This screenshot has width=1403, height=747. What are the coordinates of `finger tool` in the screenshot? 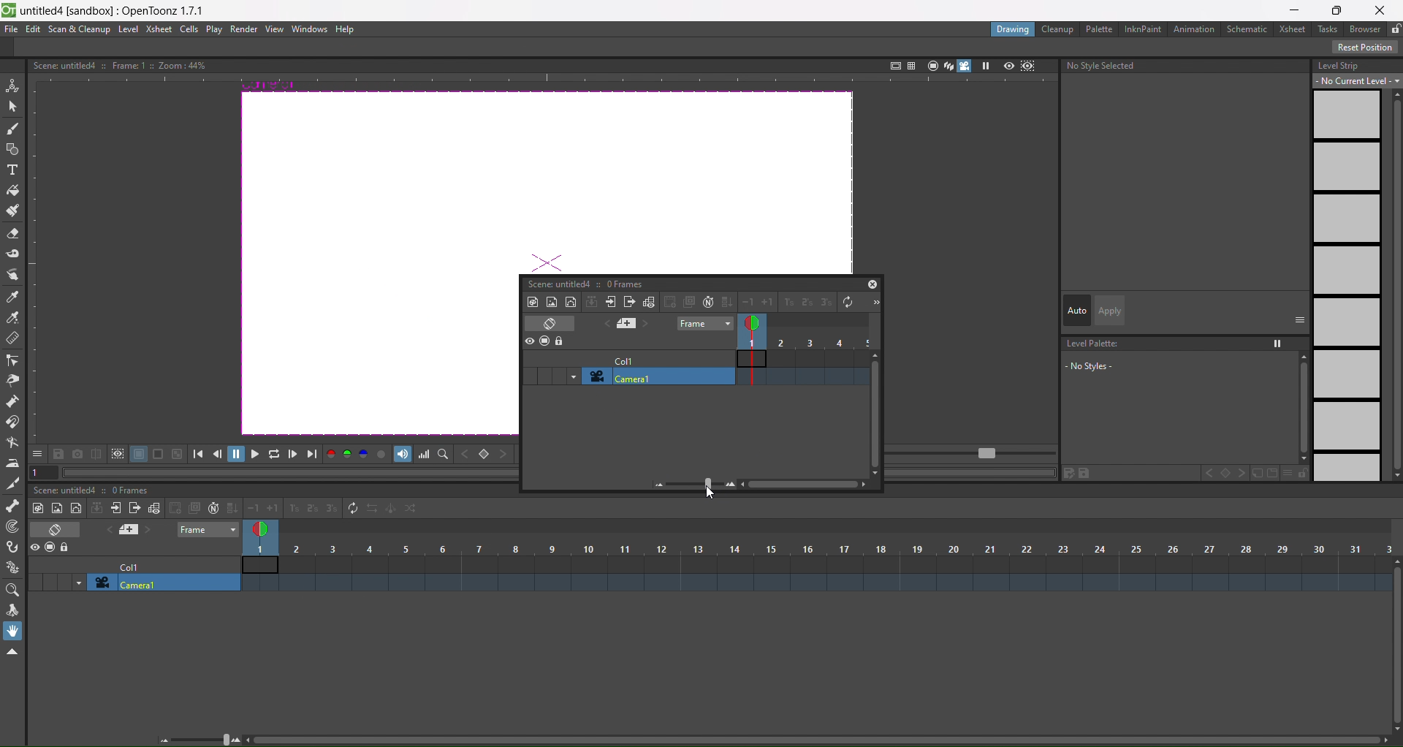 It's located at (13, 276).